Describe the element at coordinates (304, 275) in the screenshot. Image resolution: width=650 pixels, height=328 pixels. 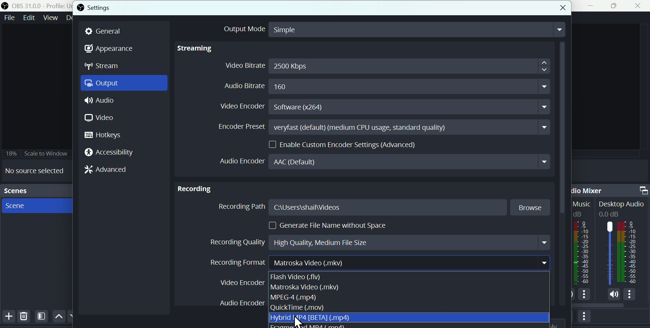
I see `Flash video` at that location.